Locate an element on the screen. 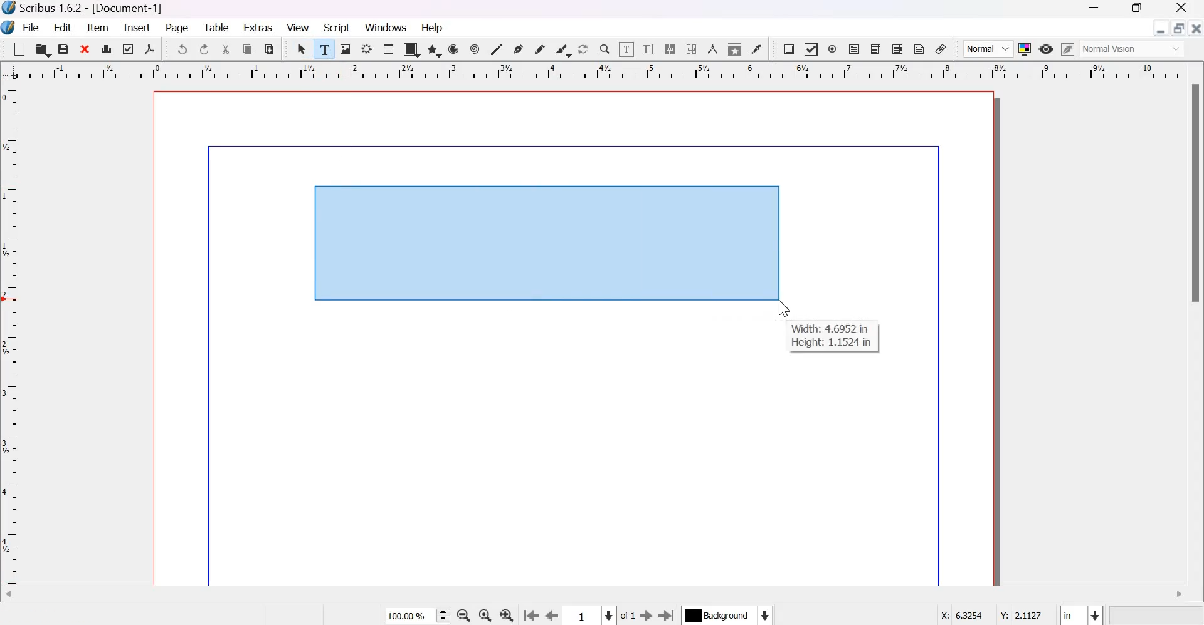 The image size is (1204, 625). PDF list box is located at coordinates (899, 49).